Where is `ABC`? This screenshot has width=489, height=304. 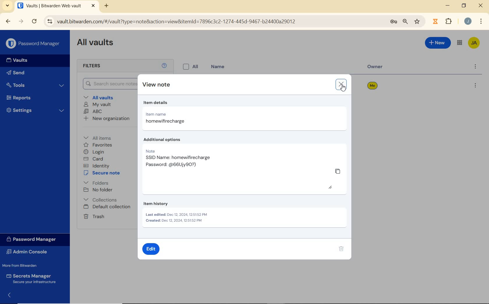 ABC is located at coordinates (93, 112).